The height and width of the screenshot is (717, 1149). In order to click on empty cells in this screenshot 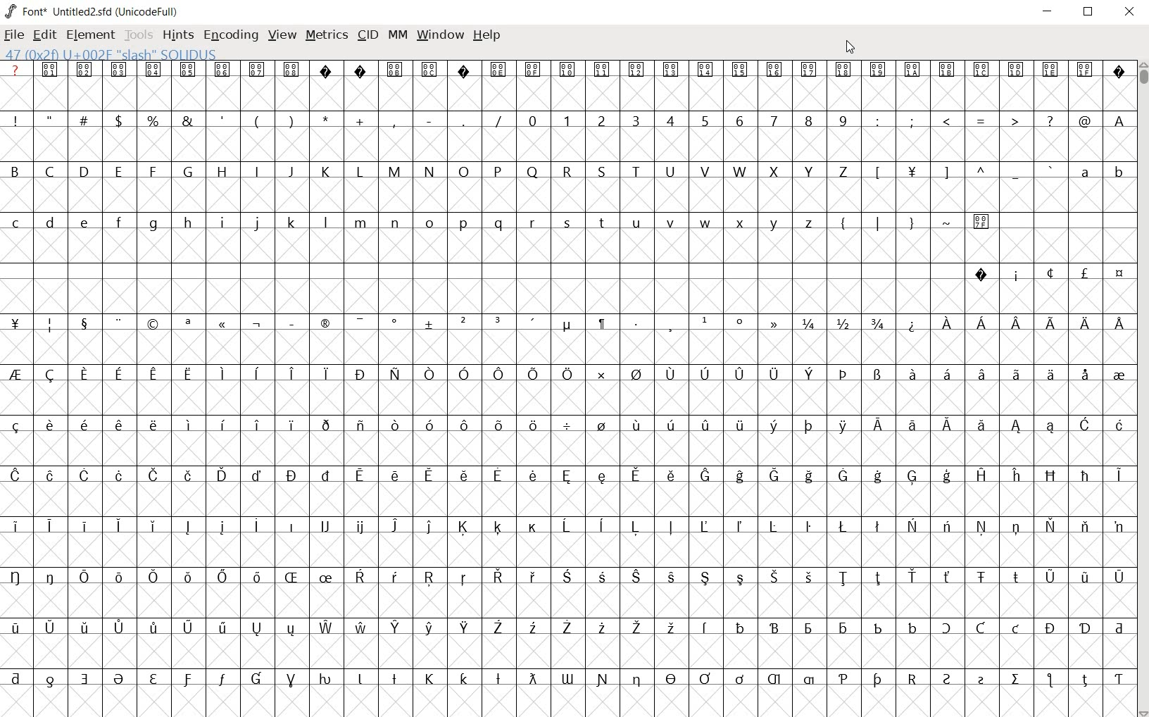, I will do `click(567, 549)`.